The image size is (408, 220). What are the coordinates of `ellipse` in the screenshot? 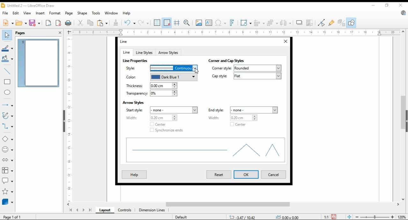 It's located at (8, 93).